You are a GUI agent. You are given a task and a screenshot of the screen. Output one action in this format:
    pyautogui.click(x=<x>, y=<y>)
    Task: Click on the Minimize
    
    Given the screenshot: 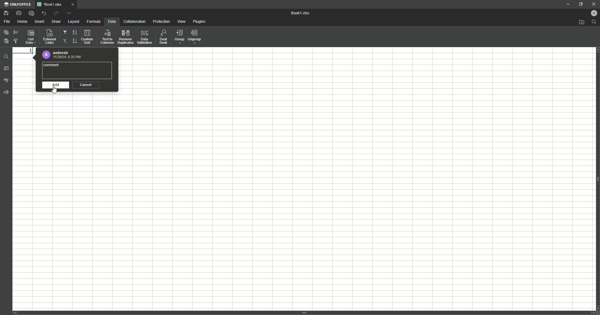 What is the action you would take?
    pyautogui.click(x=565, y=5)
    